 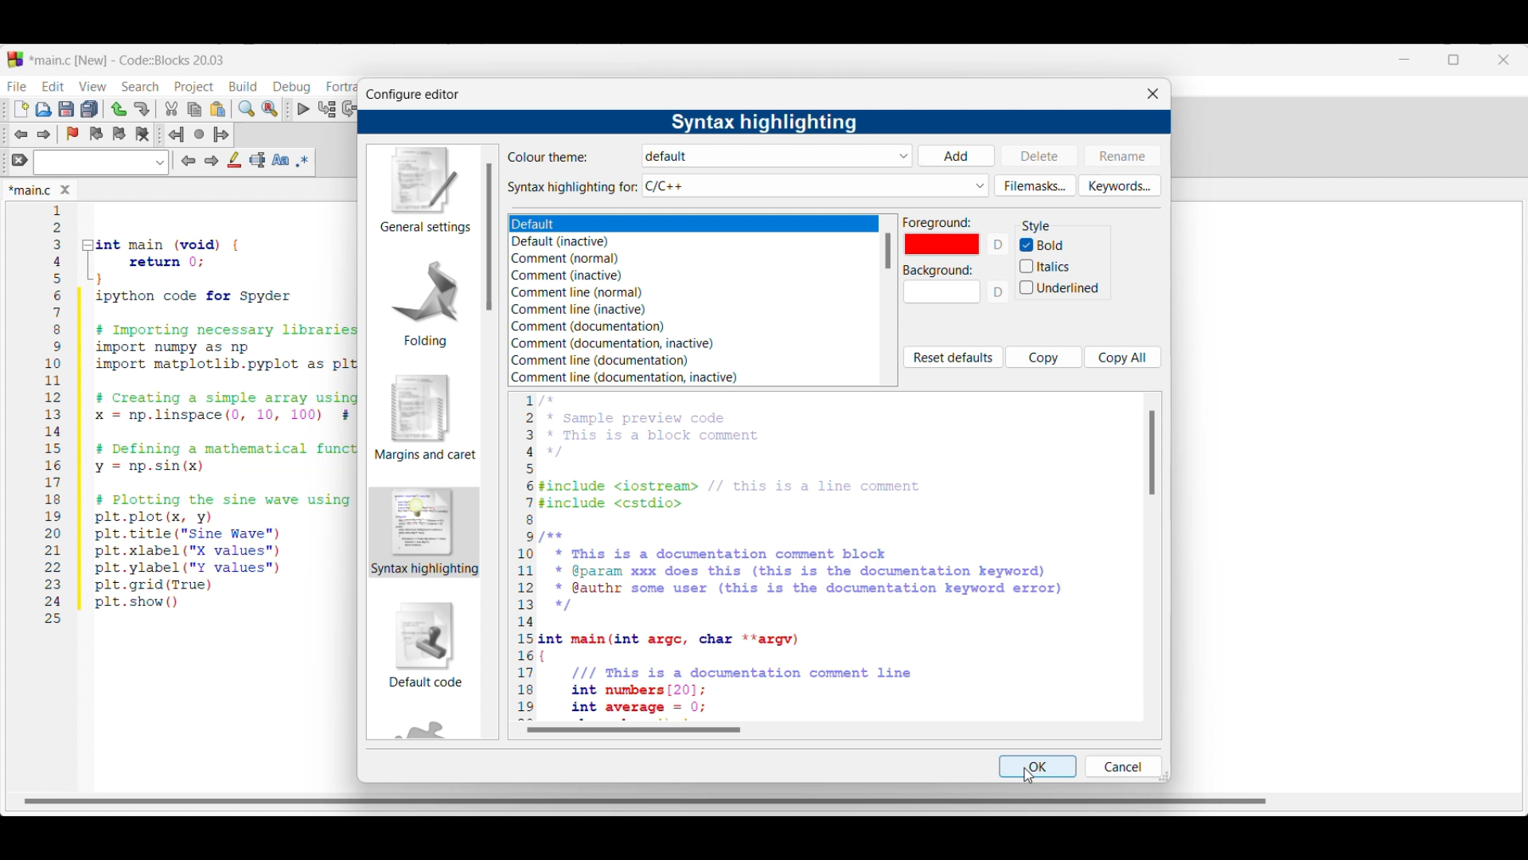 I want to click on Comment (documentation), so click(x=587, y=326).